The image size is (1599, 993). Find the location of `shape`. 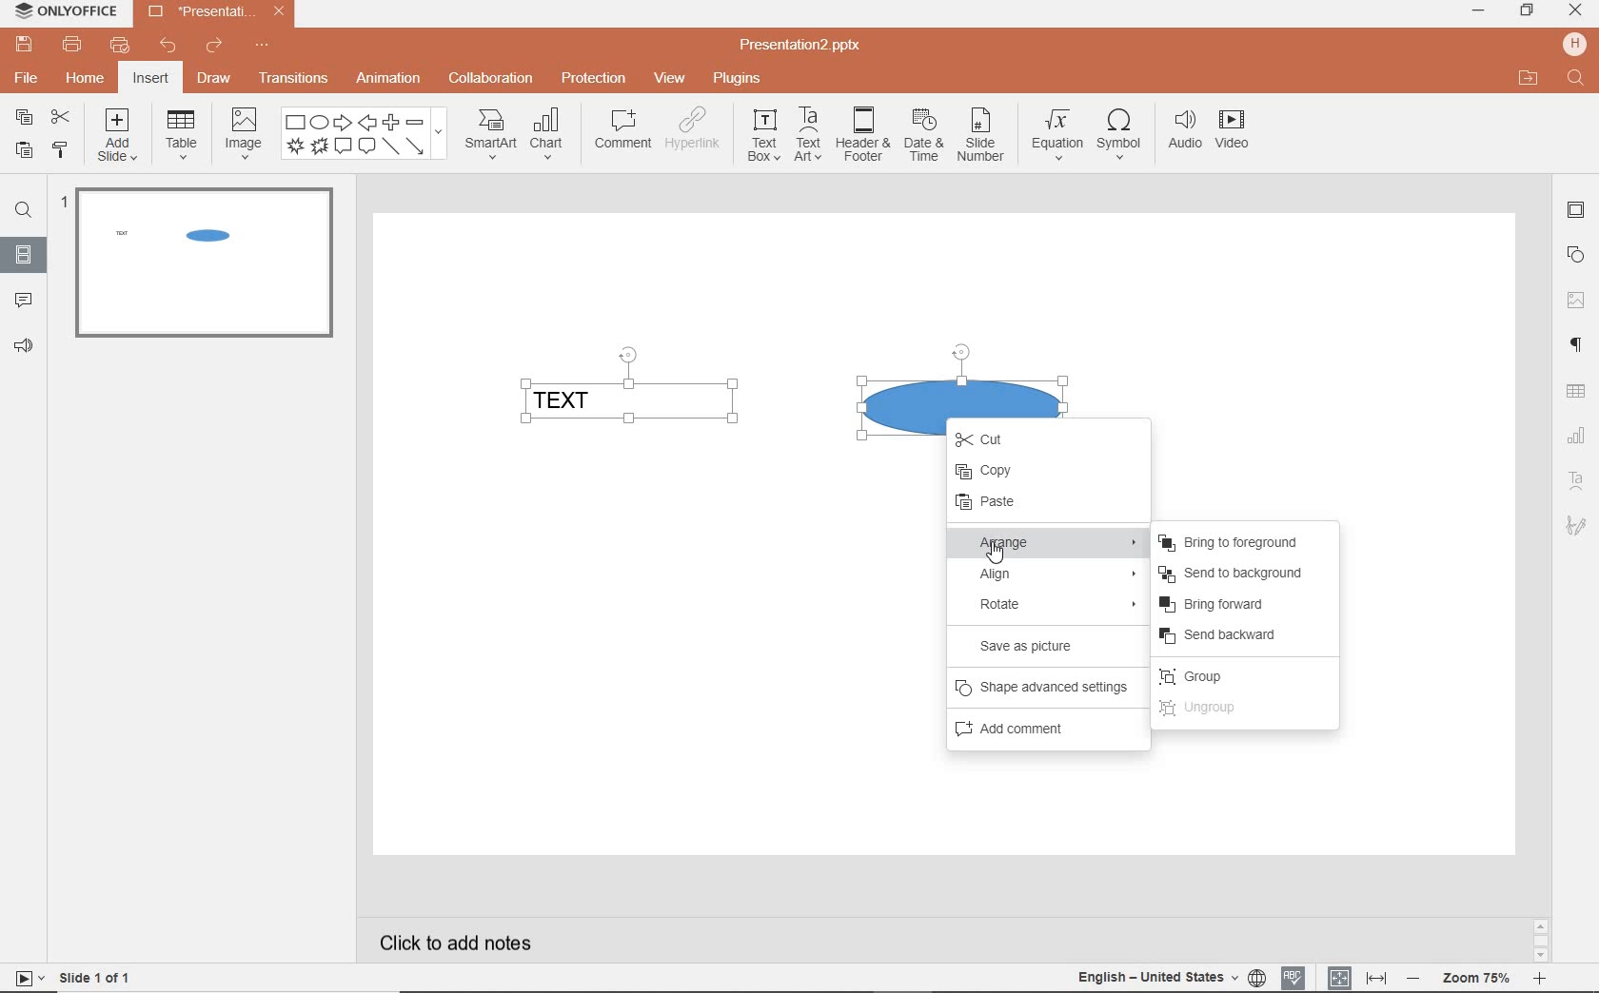

shape is located at coordinates (365, 135).